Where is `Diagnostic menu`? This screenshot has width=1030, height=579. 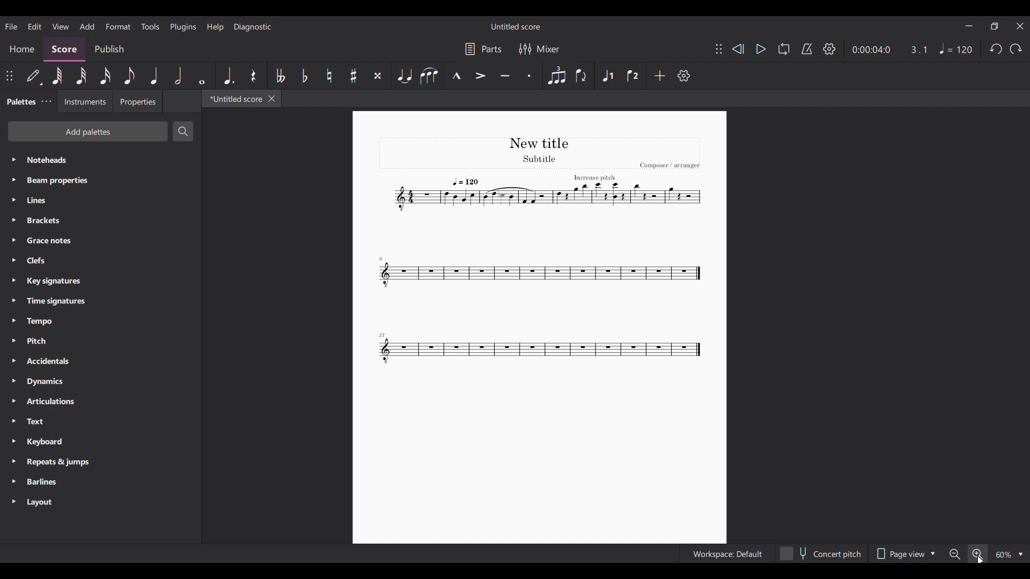
Diagnostic menu is located at coordinates (252, 27).